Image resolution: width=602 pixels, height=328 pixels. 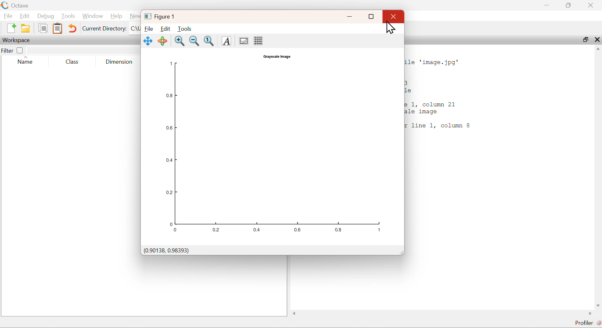 What do you see at coordinates (393, 16) in the screenshot?
I see `Close` at bounding box center [393, 16].